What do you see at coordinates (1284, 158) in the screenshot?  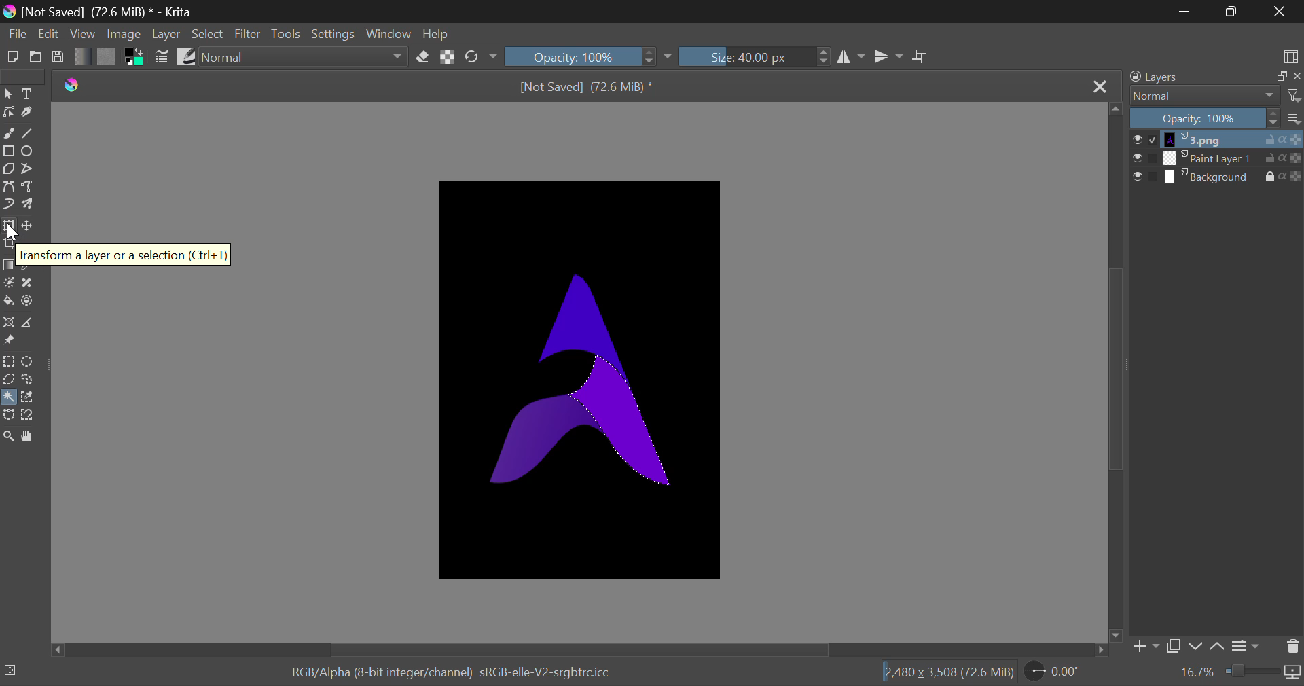 I see `actions` at bounding box center [1284, 158].